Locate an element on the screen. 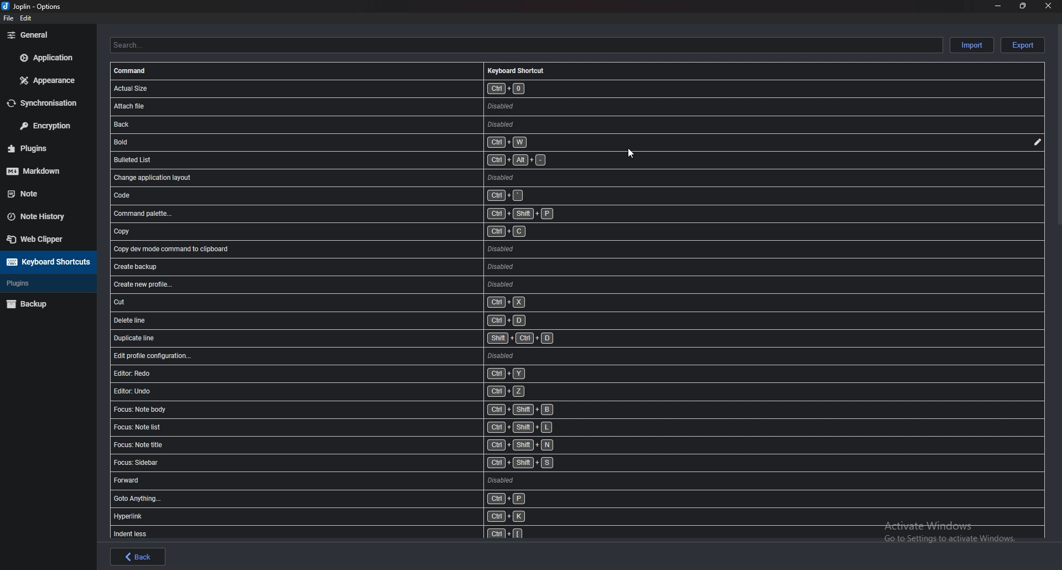  shortcut is located at coordinates (332, 125).